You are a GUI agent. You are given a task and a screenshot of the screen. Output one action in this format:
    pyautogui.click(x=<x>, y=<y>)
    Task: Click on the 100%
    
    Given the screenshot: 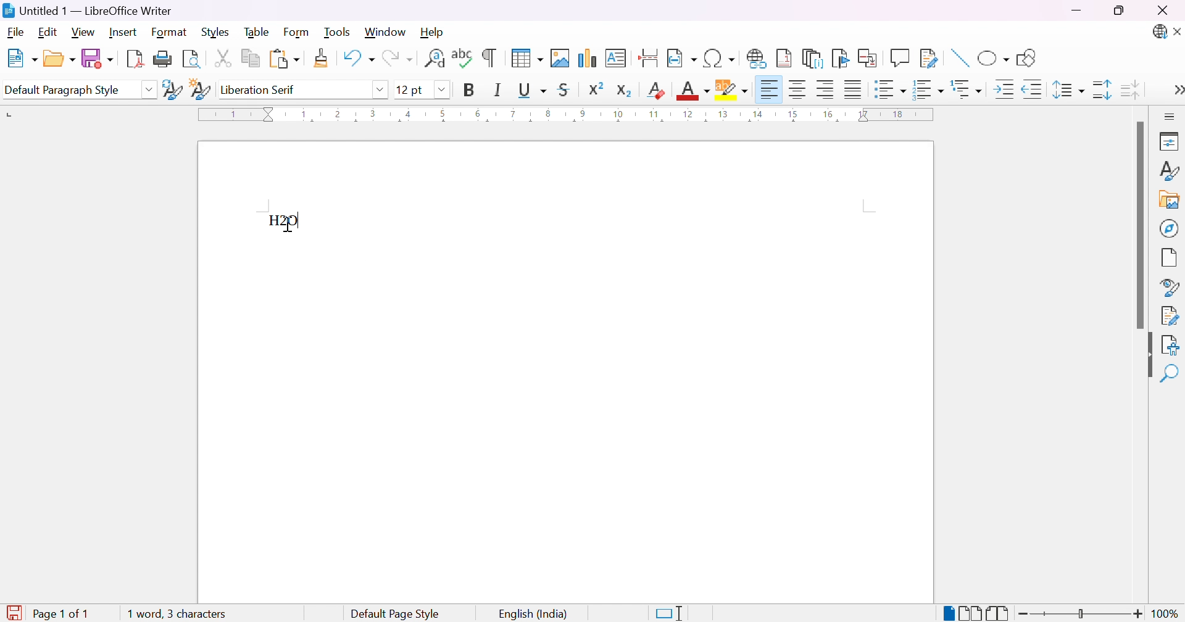 What is the action you would take?
    pyautogui.click(x=1166, y=614)
    